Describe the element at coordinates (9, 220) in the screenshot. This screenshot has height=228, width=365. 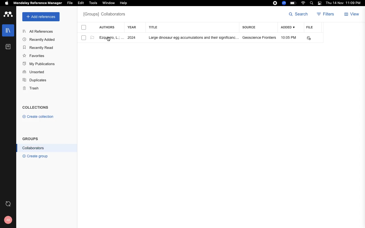
I see `profile` at that location.